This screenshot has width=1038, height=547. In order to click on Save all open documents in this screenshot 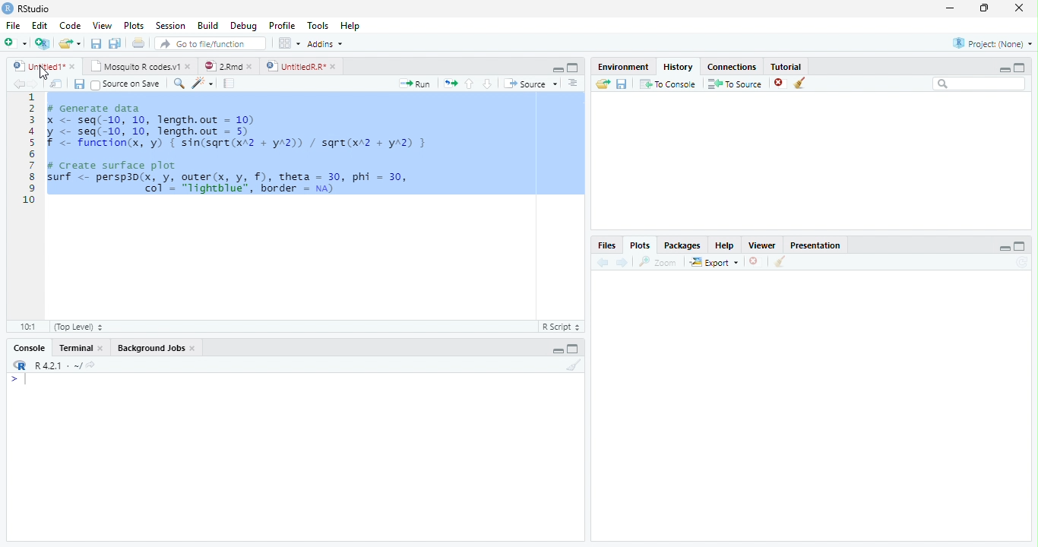, I will do `click(114, 43)`.